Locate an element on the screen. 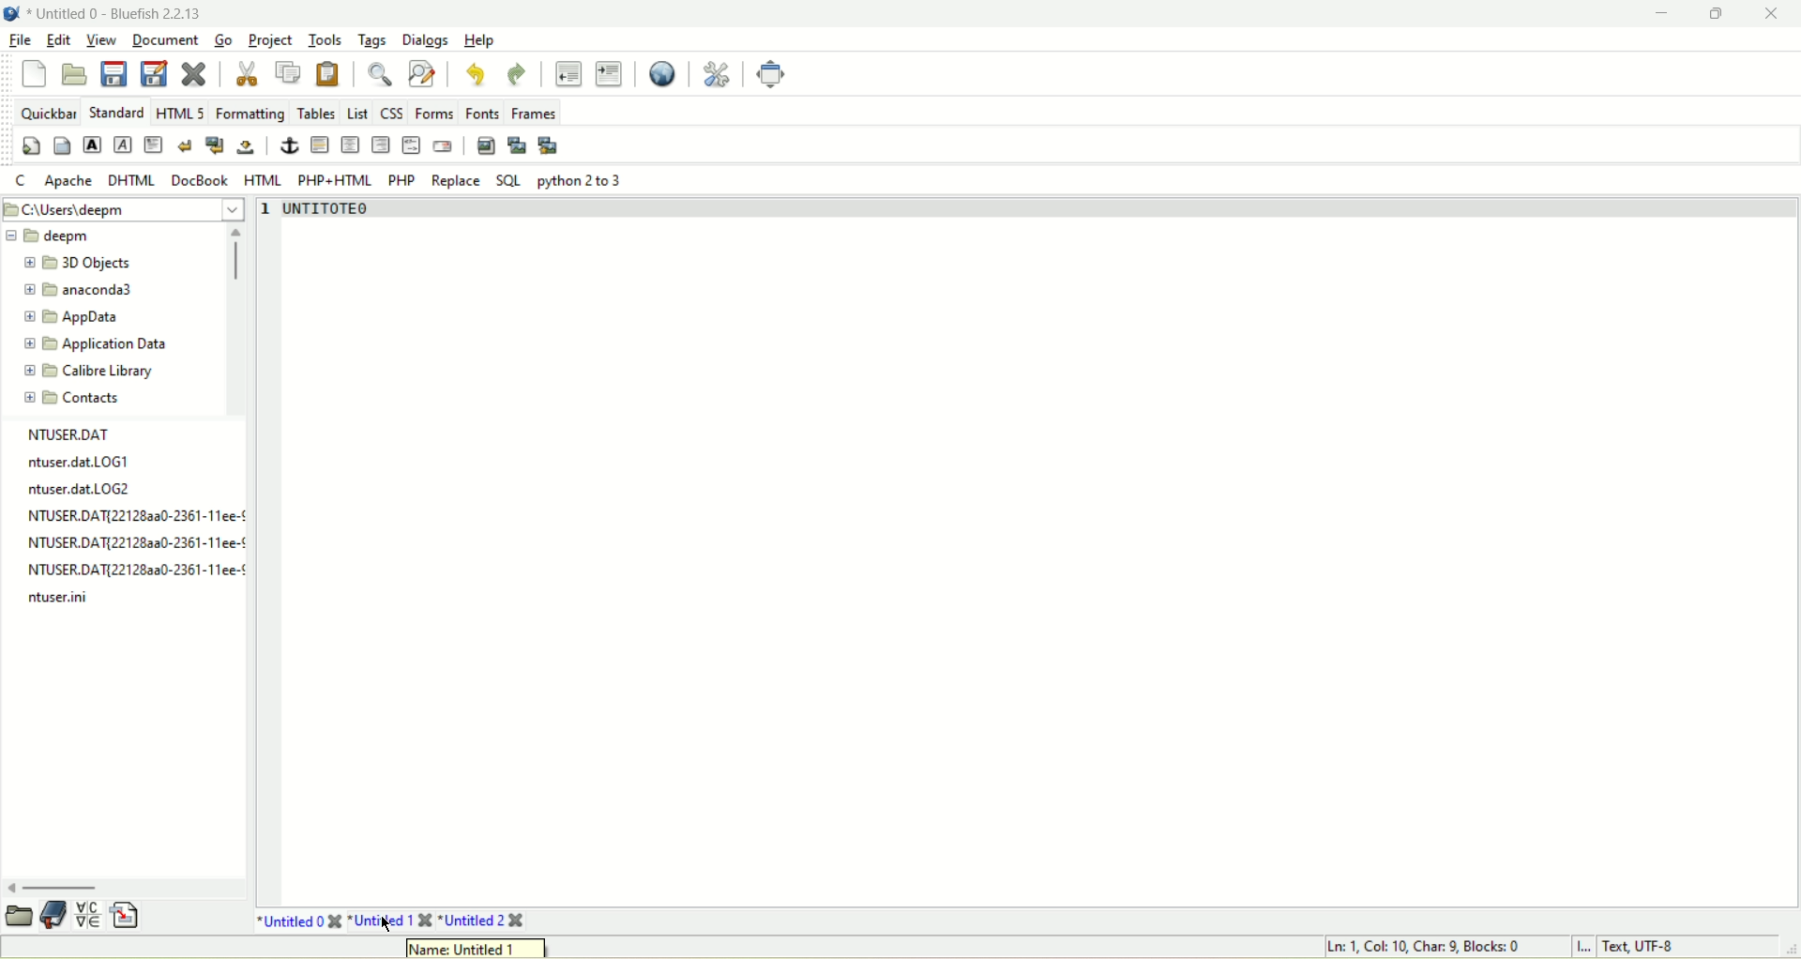 Image resolution: width=1801 pixels, height=959 pixels. DHTML is located at coordinates (129, 182).